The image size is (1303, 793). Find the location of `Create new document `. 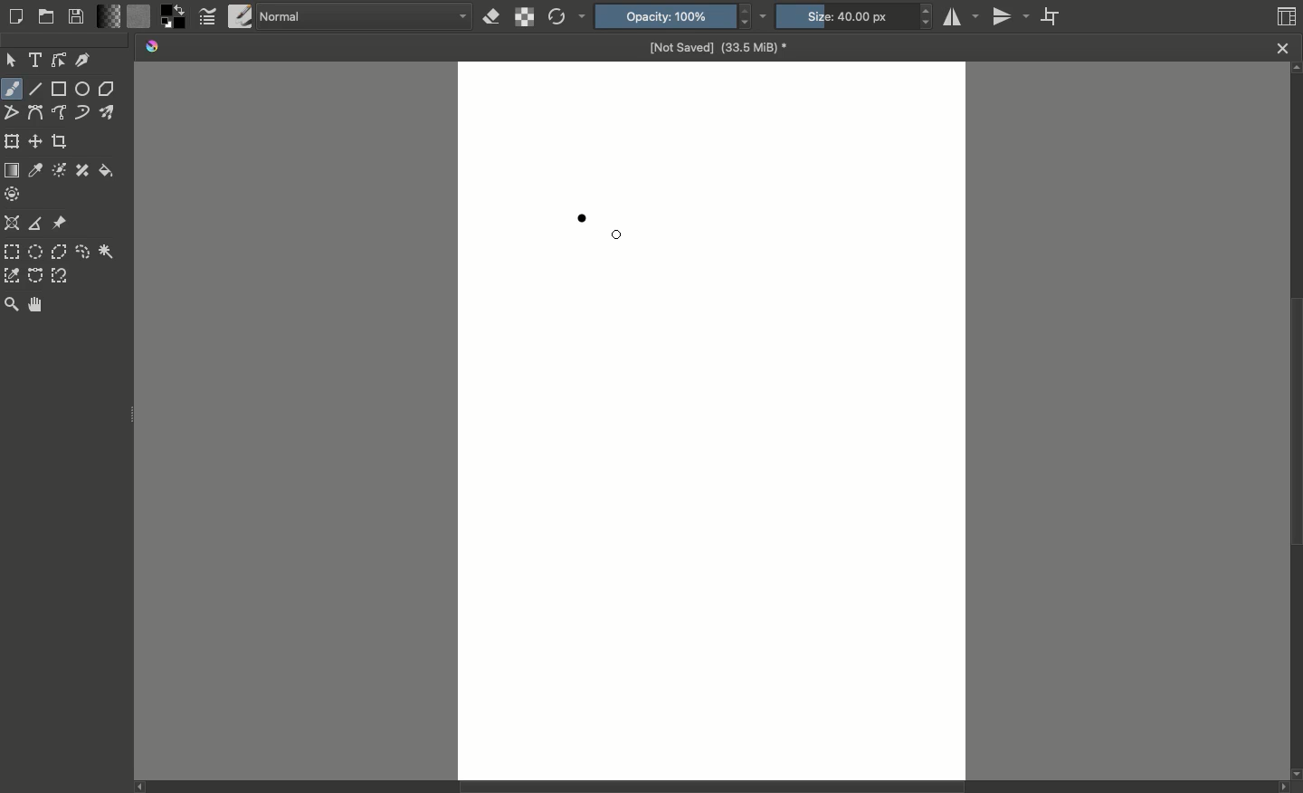

Create new document  is located at coordinates (17, 16).